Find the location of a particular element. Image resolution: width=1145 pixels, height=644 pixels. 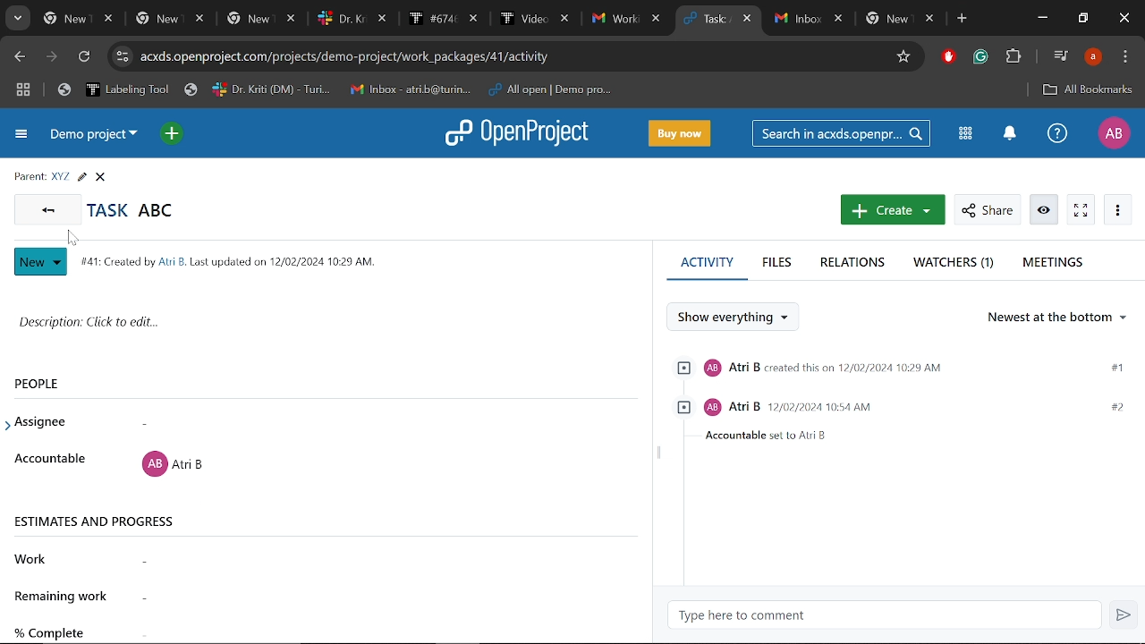

scroll bar is located at coordinates (645, 371).